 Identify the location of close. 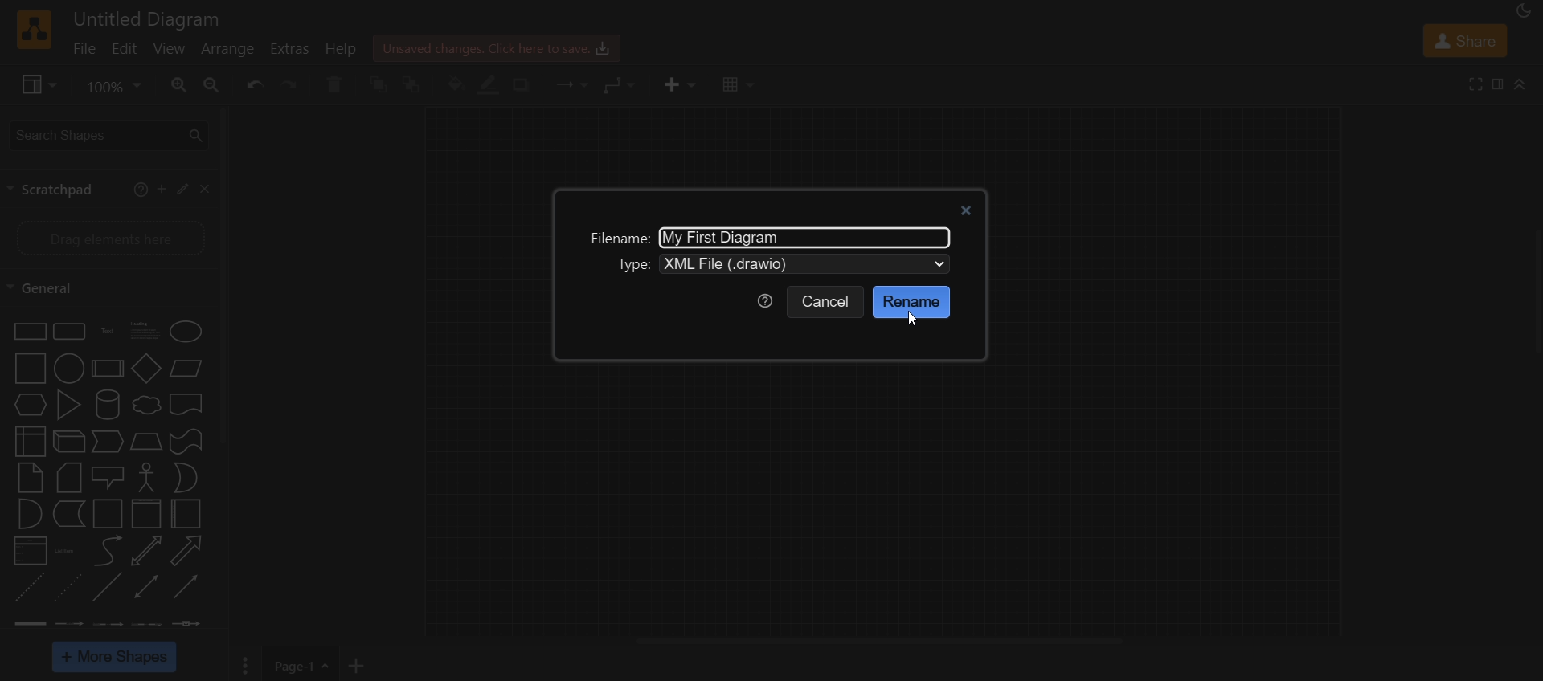
(206, 190).